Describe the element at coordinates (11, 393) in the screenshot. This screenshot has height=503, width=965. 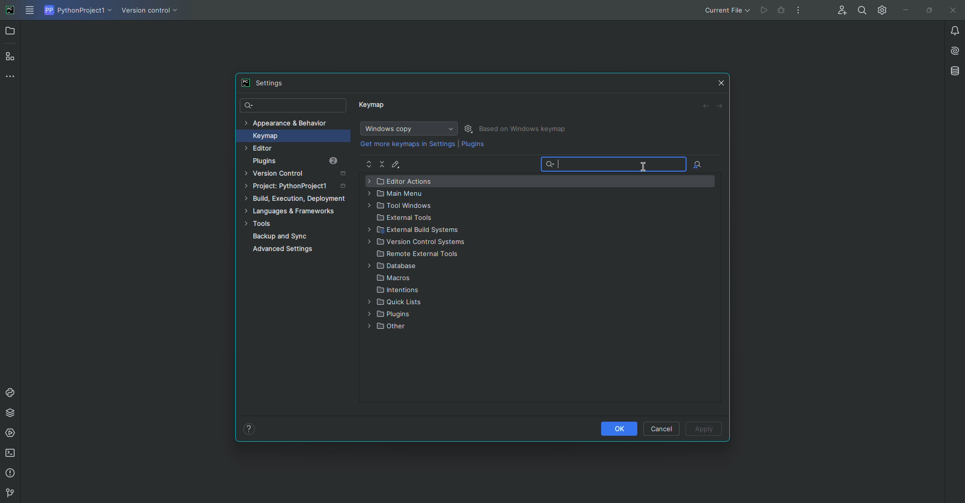
I see `Console` at that location.